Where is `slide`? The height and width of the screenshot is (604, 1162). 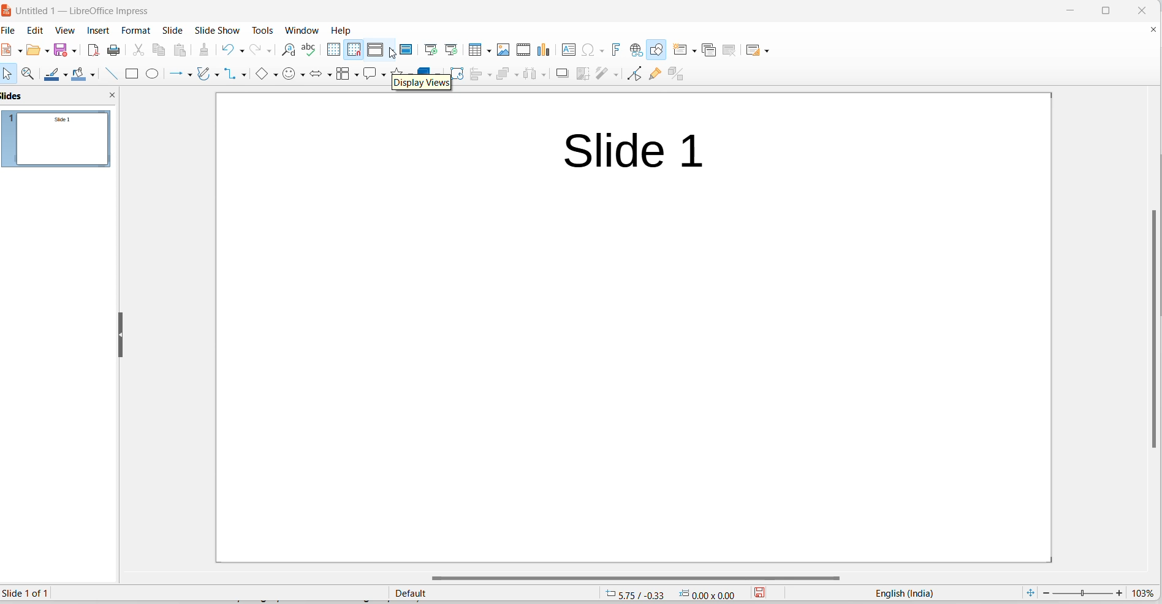 slide is located at coordinates (174, 30).